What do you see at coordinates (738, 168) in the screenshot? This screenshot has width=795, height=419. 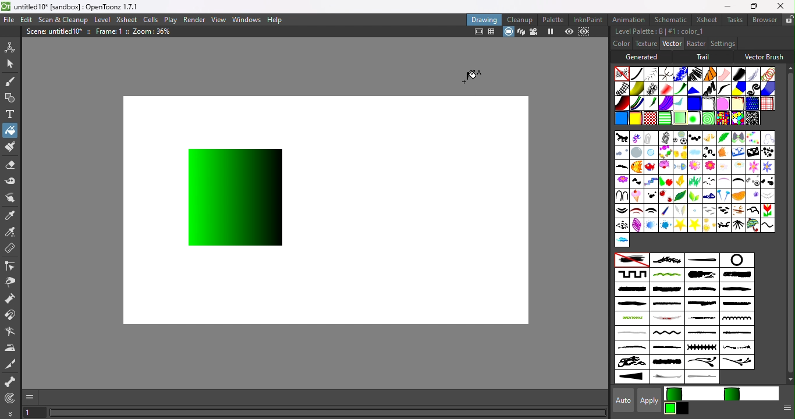 I see `flow3` at bounding box center [738, 168].